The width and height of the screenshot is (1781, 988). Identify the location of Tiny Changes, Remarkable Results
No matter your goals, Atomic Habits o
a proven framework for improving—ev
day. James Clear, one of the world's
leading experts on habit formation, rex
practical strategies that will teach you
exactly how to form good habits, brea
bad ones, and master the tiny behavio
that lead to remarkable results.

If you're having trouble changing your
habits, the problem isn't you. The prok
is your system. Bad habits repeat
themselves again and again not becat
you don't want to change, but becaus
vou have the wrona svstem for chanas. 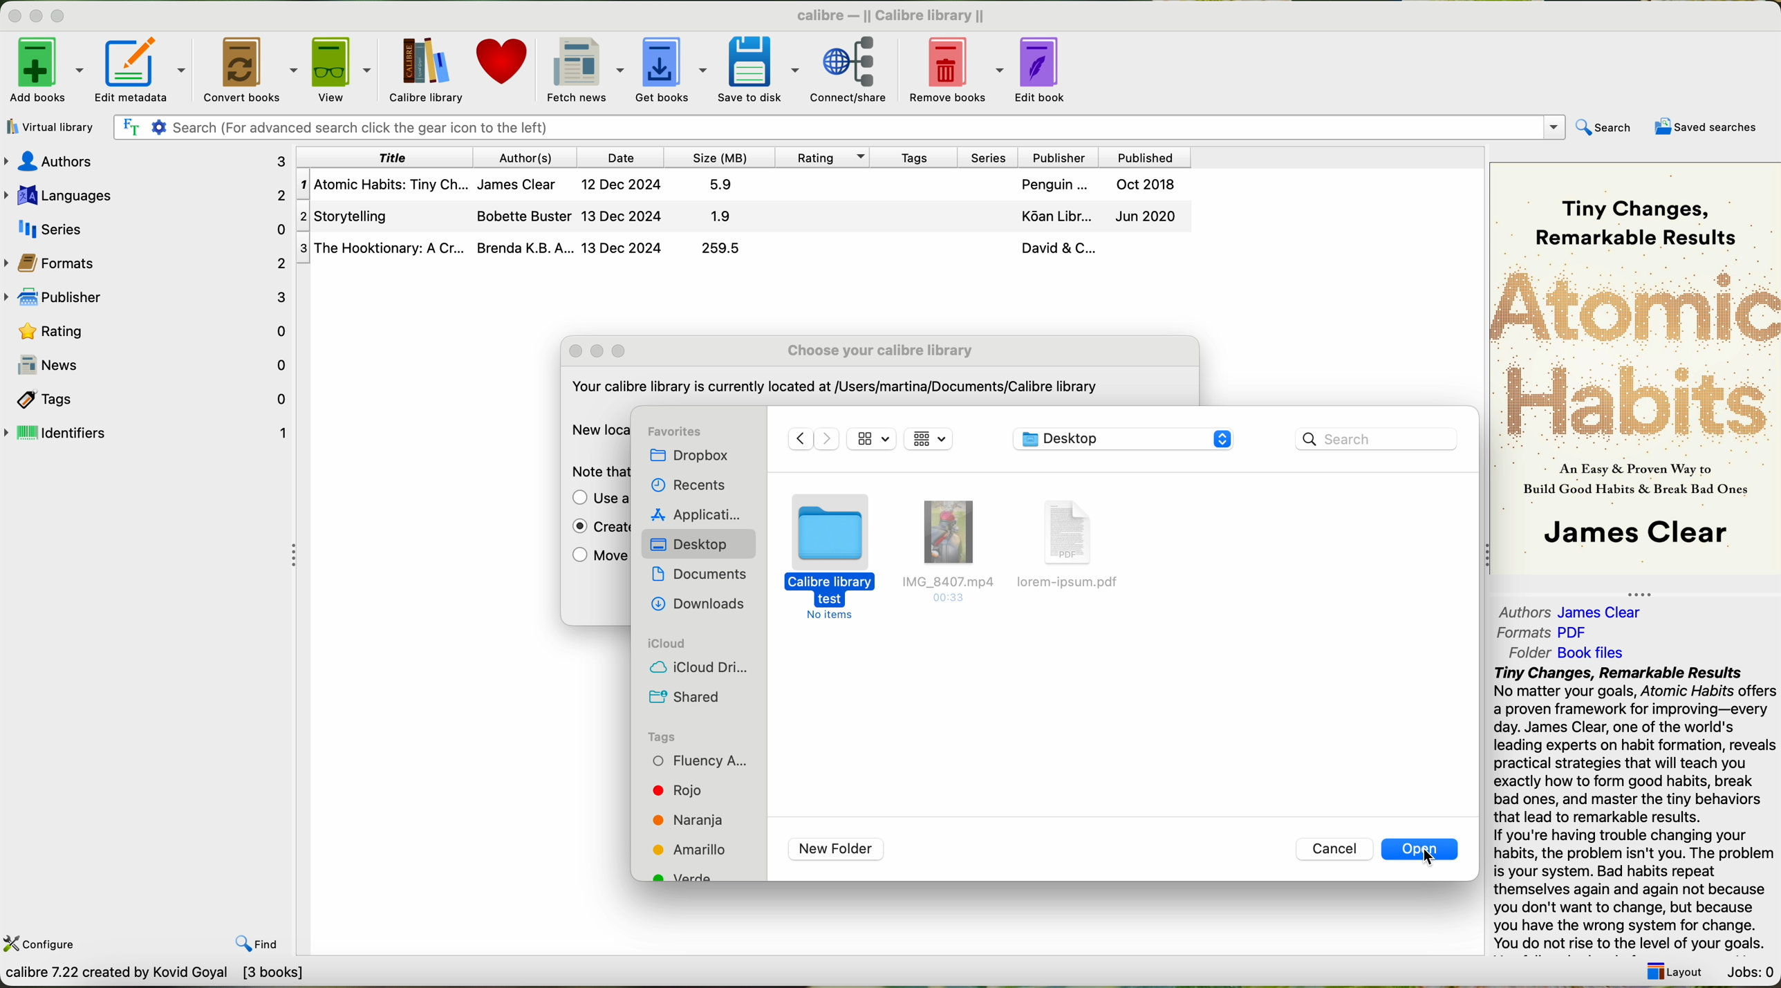
(1633, 806).